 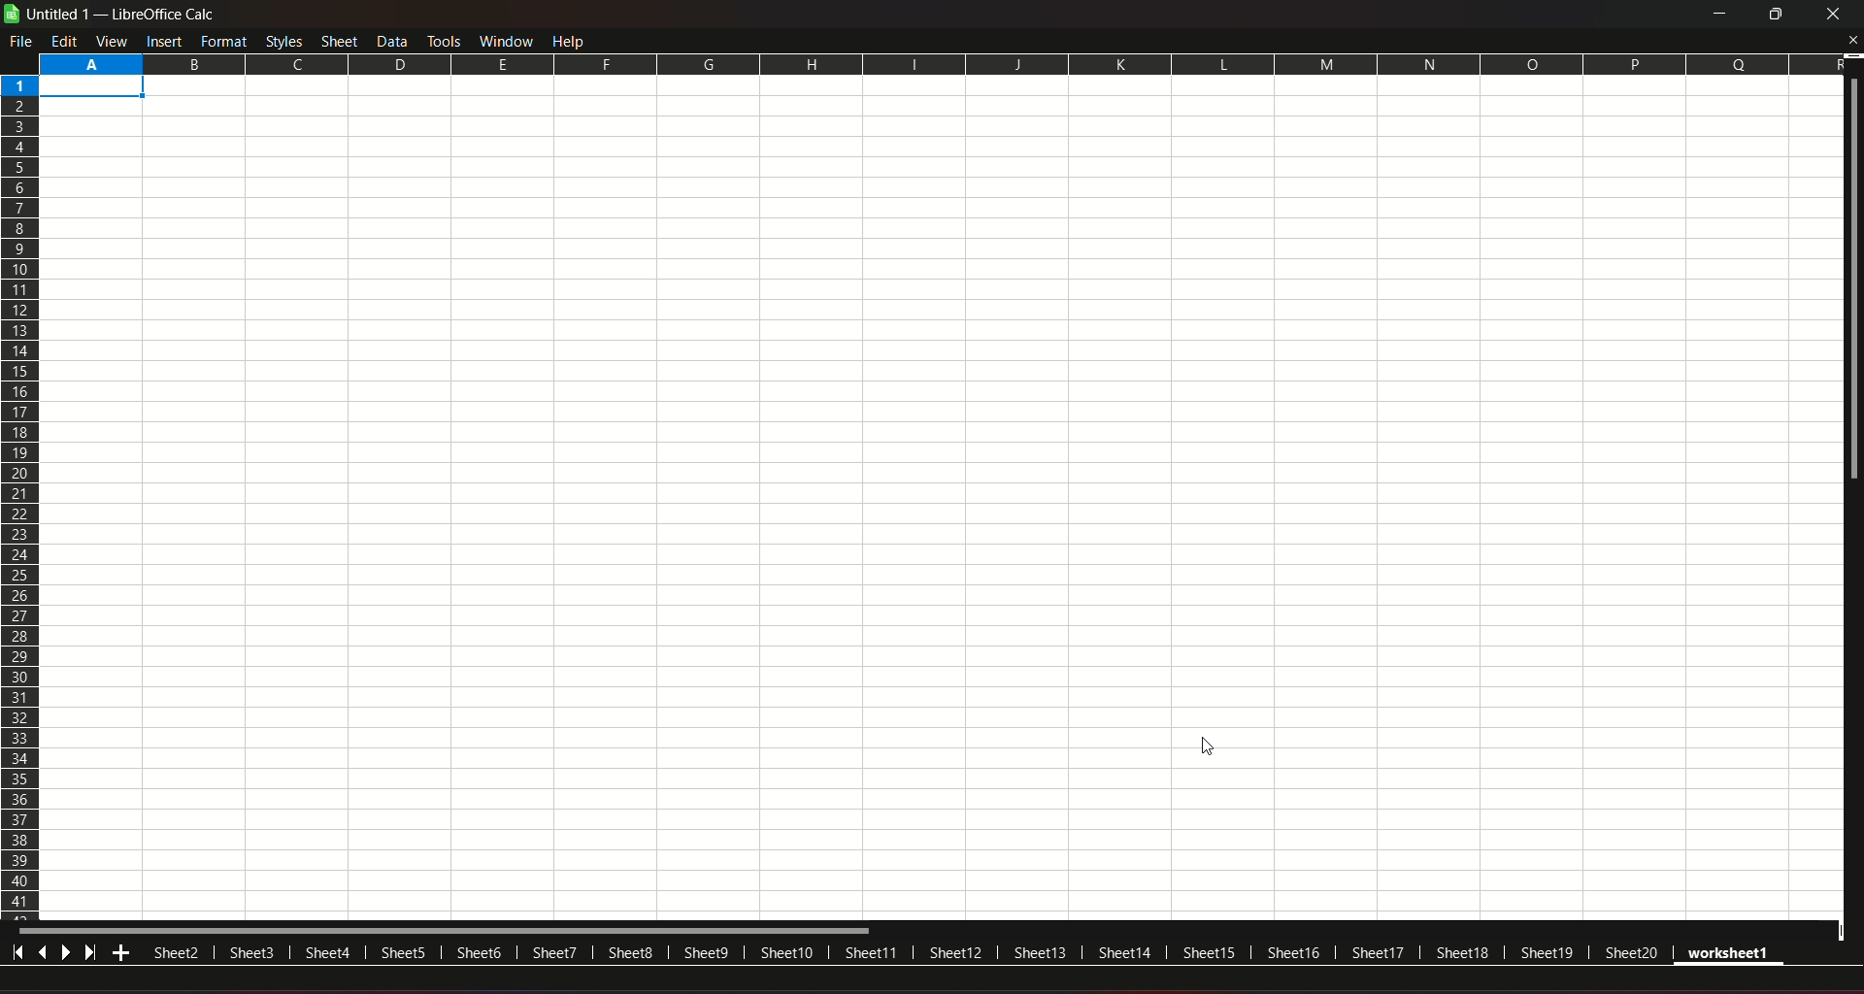 I want to click on next sheet, so click(x=65, y=954).